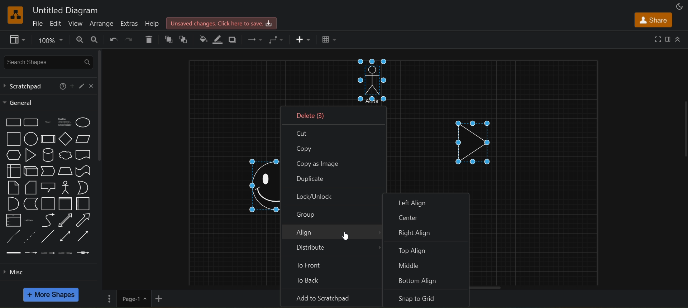 Image resolution: width=688 pixels, height=308 pixels. Describe the element at coordinates (66, 155) in the screenshot. I see `cloud` at that location.